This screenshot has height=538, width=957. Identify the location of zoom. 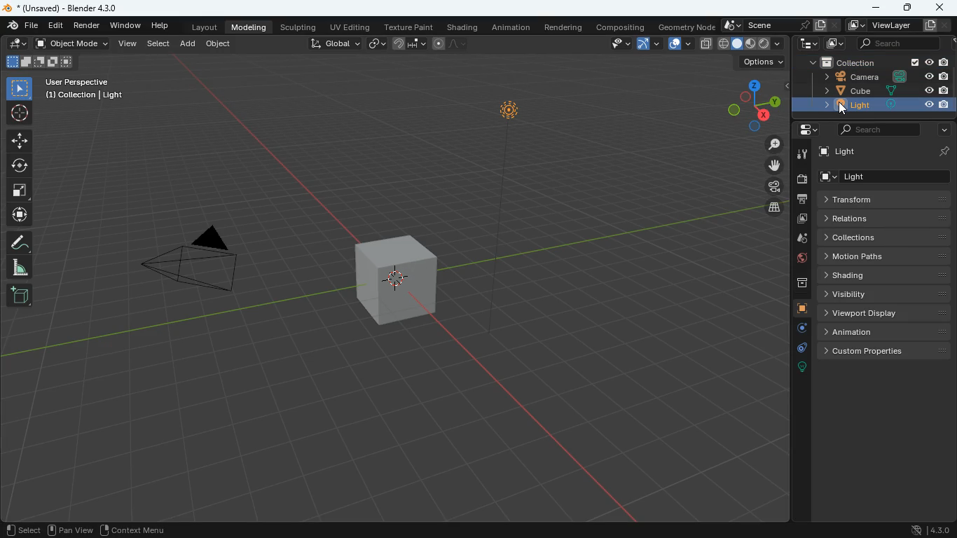
(774, 144).